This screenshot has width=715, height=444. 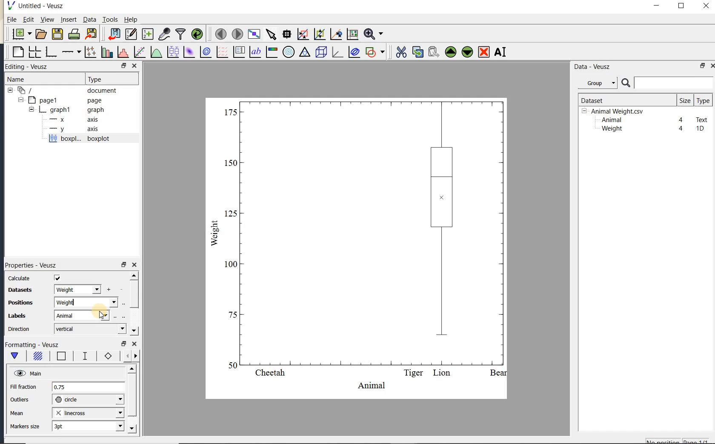 I want to click on Data-Veusz, so click(x=592, y=67).